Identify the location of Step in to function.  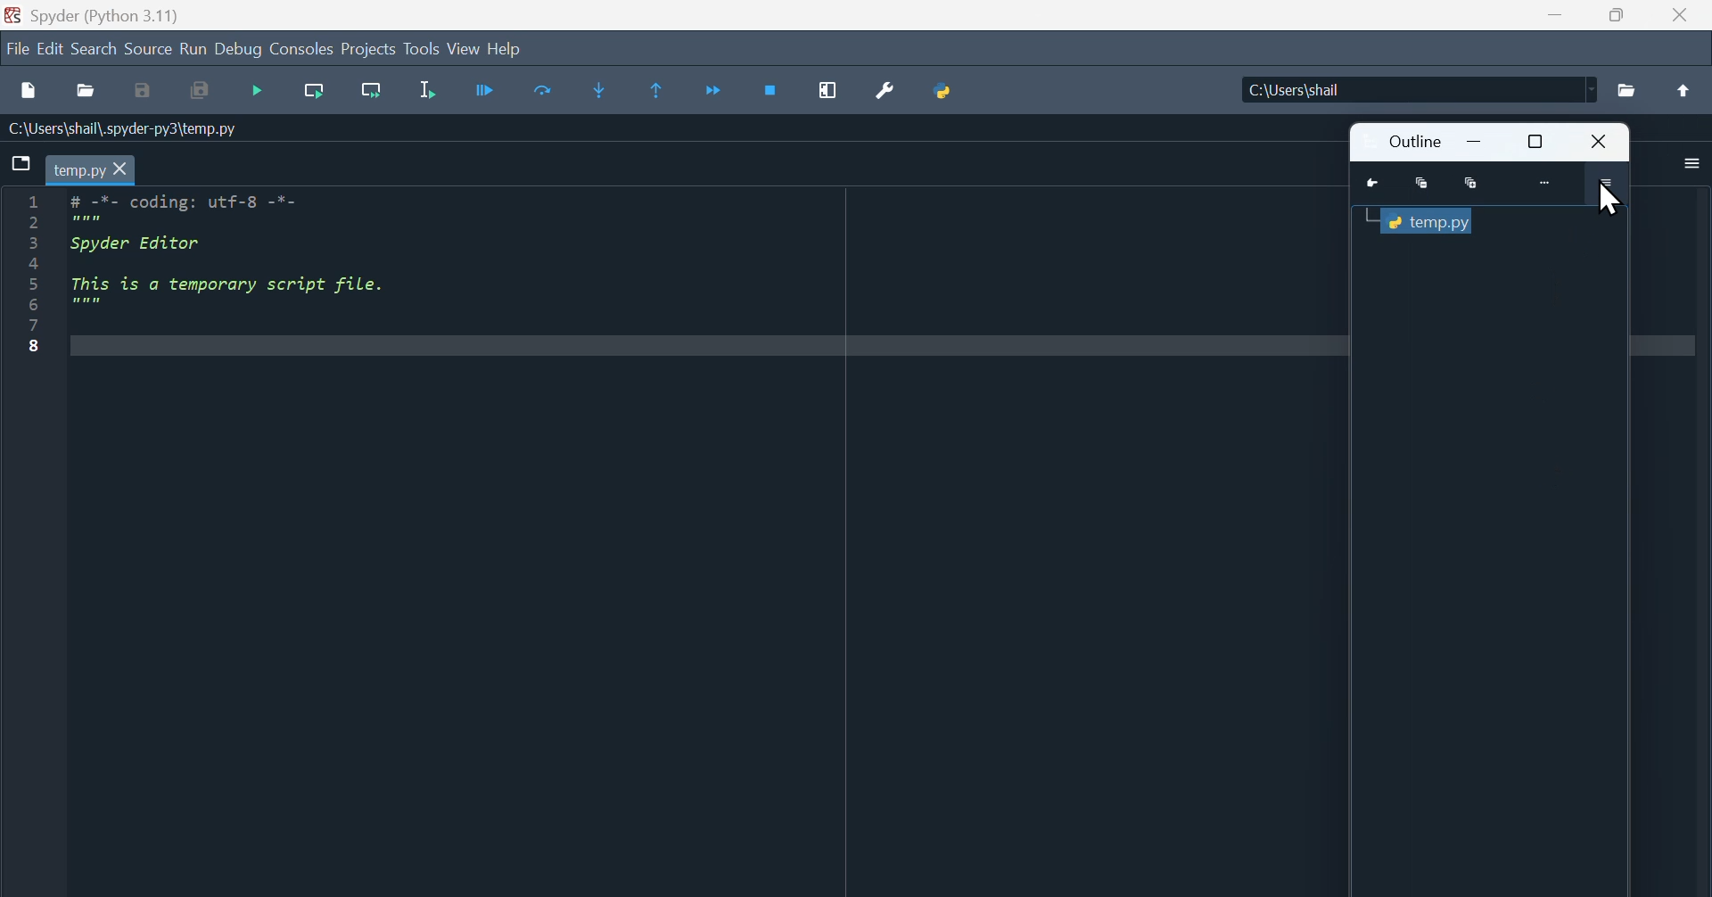
(600, 90).